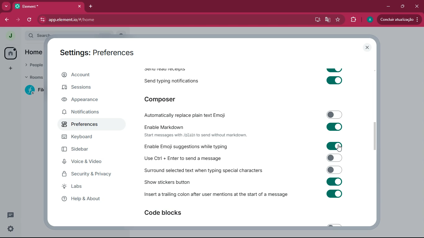  Describe the element at coordinates (5, 7) in the screenshot. I see `more` at that location.